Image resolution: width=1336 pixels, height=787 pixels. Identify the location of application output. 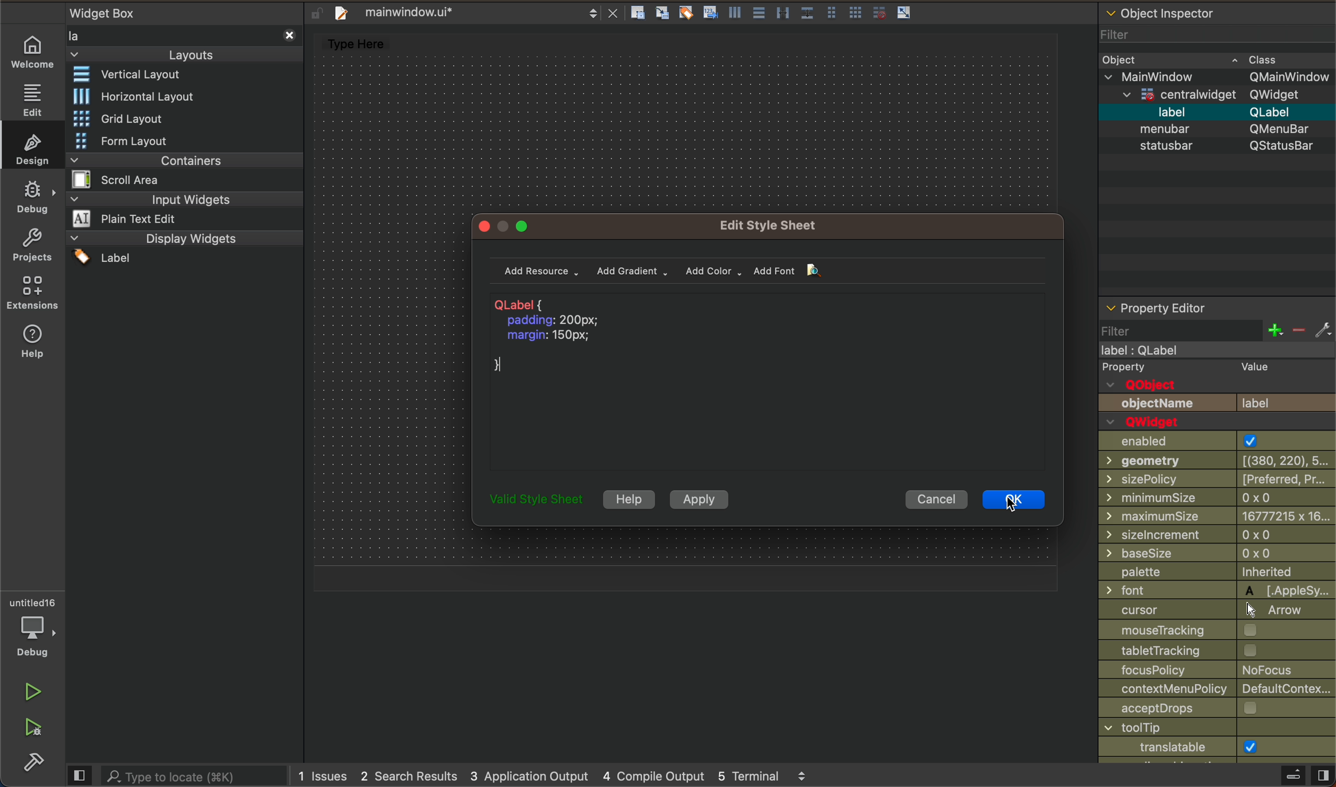
(528, 776).